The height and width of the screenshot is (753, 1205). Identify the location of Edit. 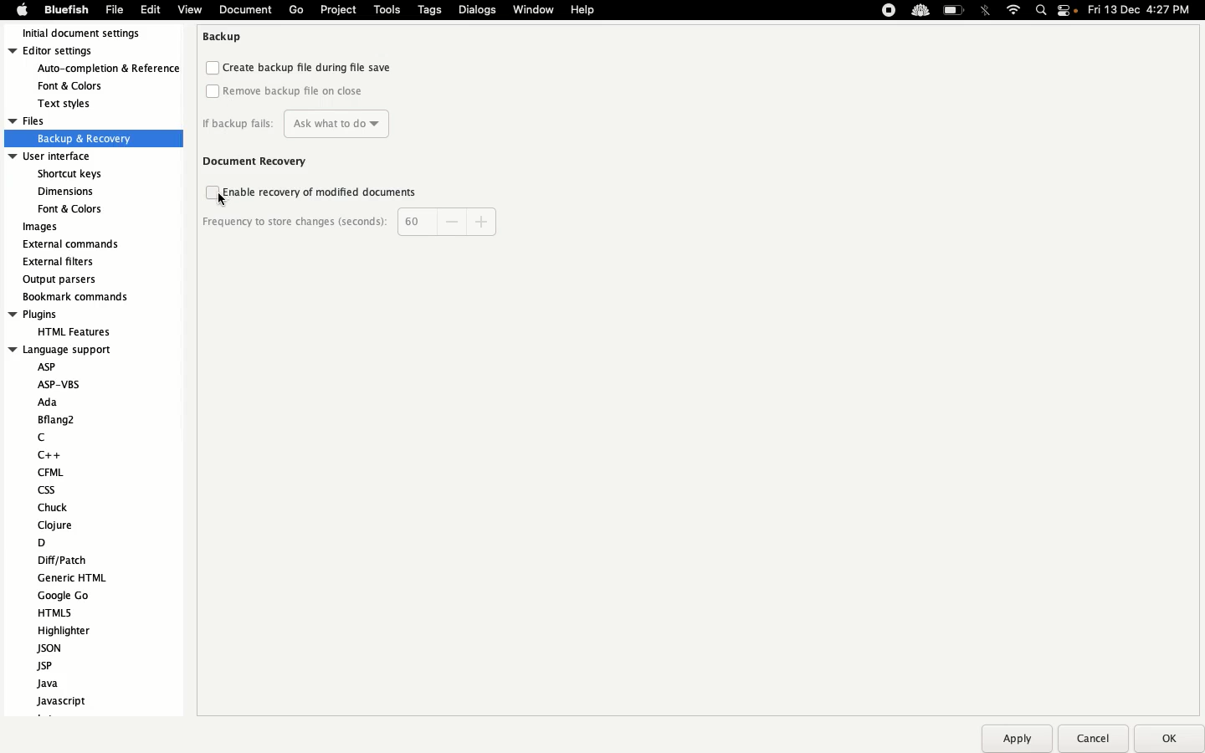
(149, 12).